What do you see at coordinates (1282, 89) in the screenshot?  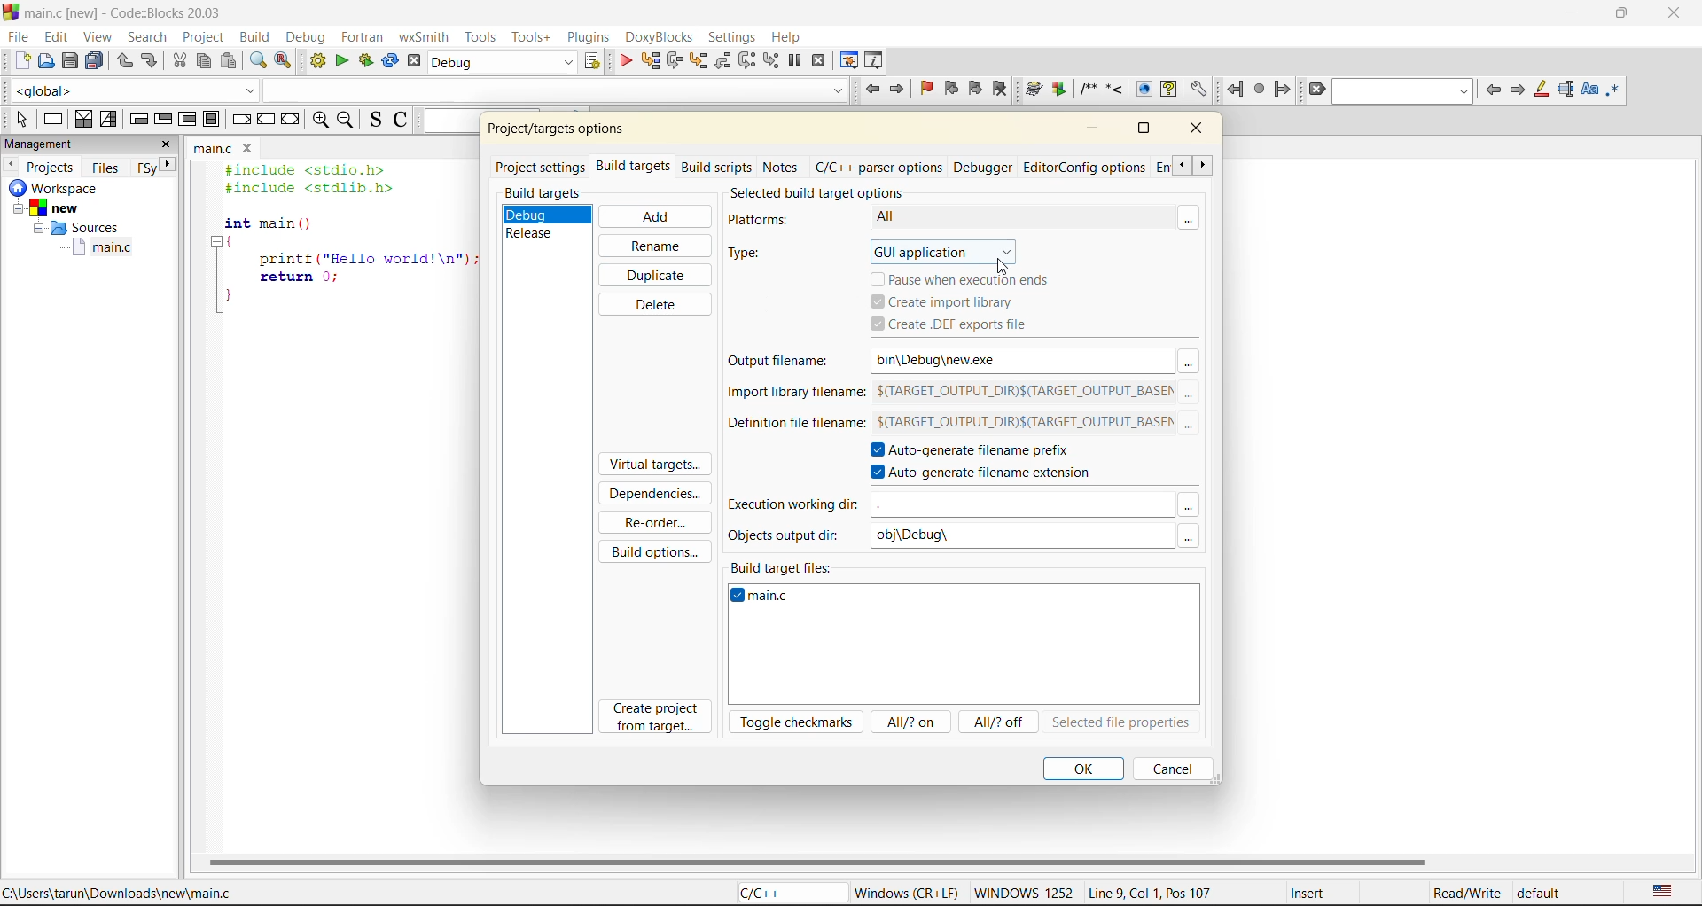 I see `jump forward` at bounding box center [1282, 89].